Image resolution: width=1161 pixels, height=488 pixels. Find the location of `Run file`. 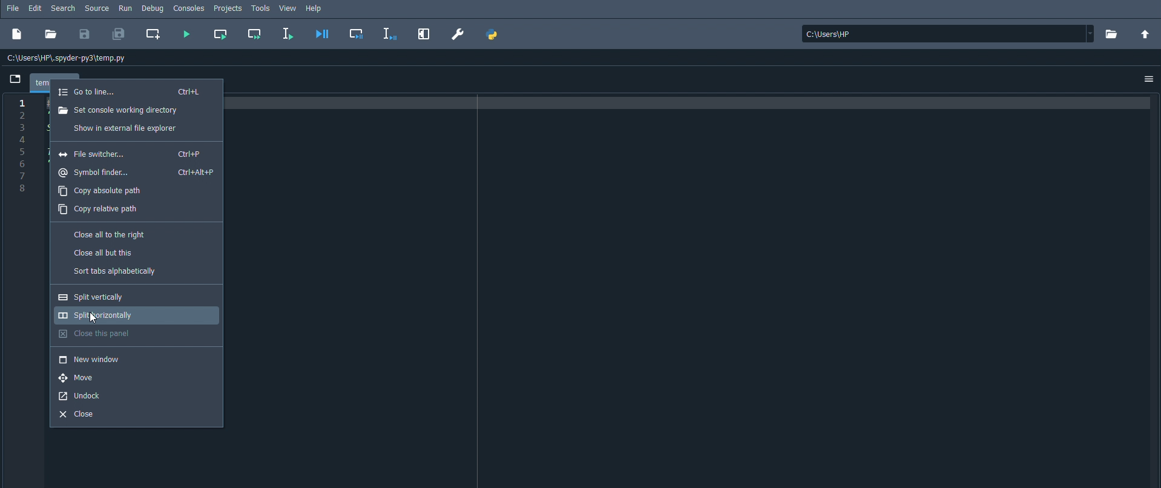

Run file is located at coordinates (187, 34).